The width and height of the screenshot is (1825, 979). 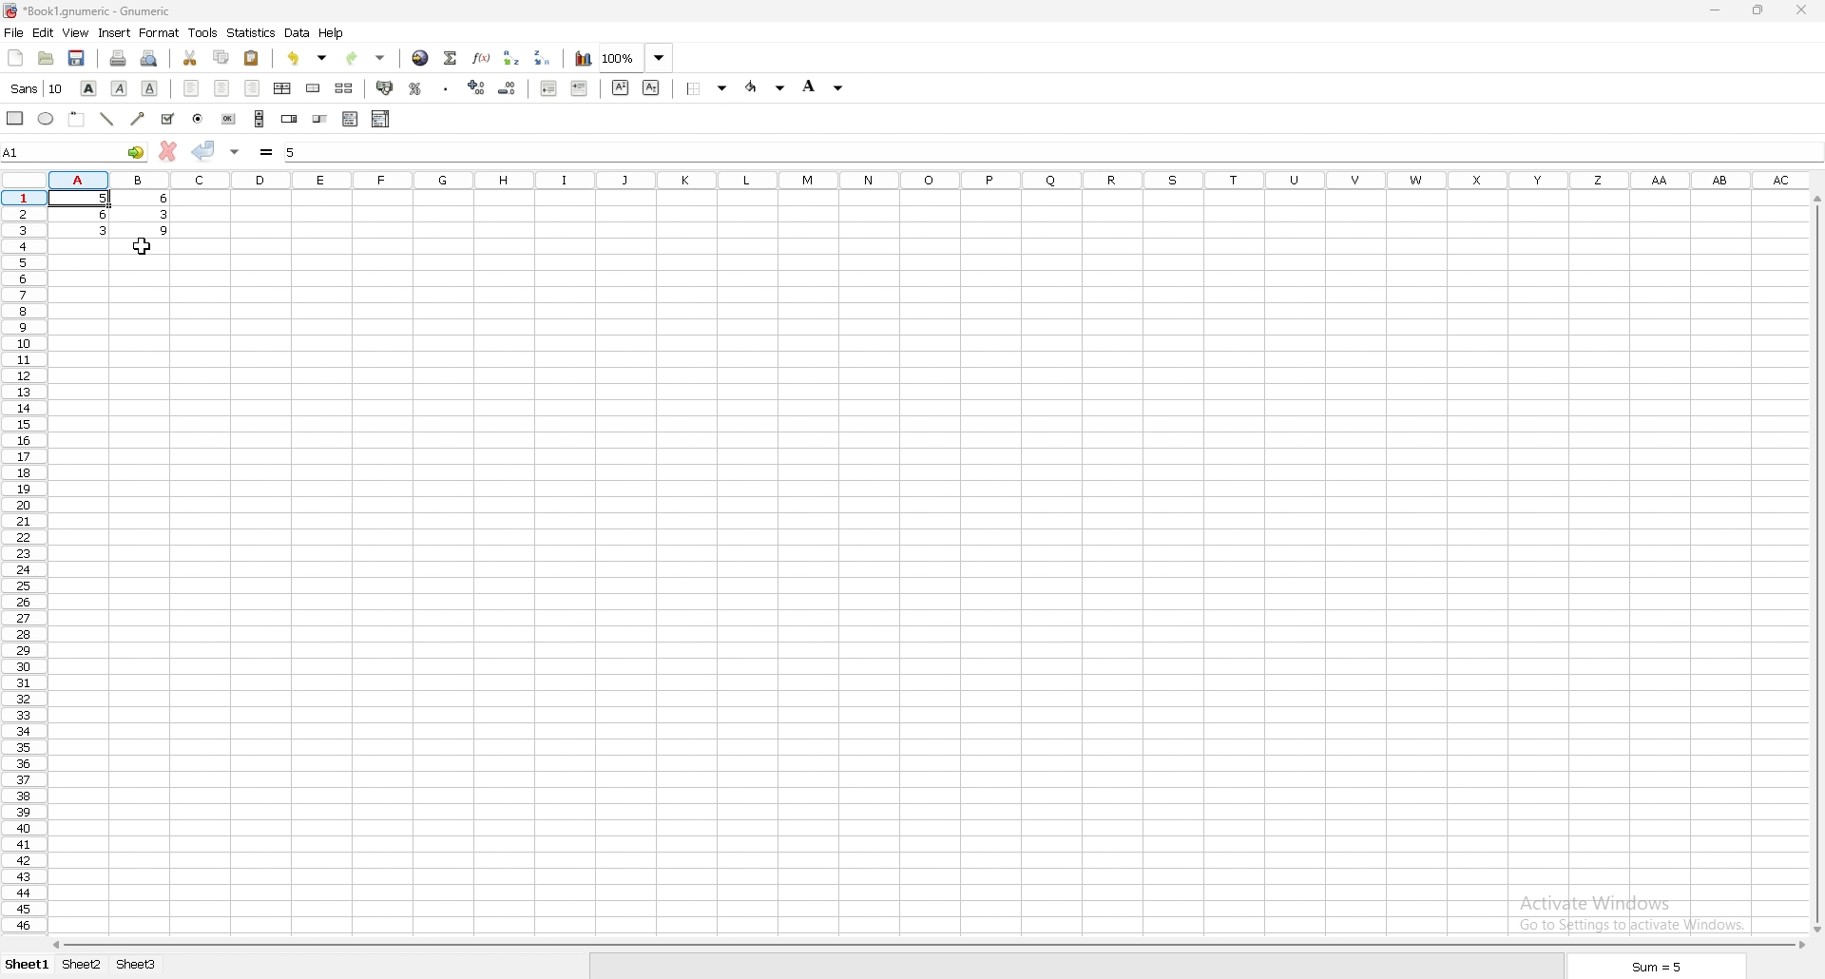 What do you see at coordinates (343, 88) in the screenshot?
I see `split merged cell` at bounding box center [343, 88].